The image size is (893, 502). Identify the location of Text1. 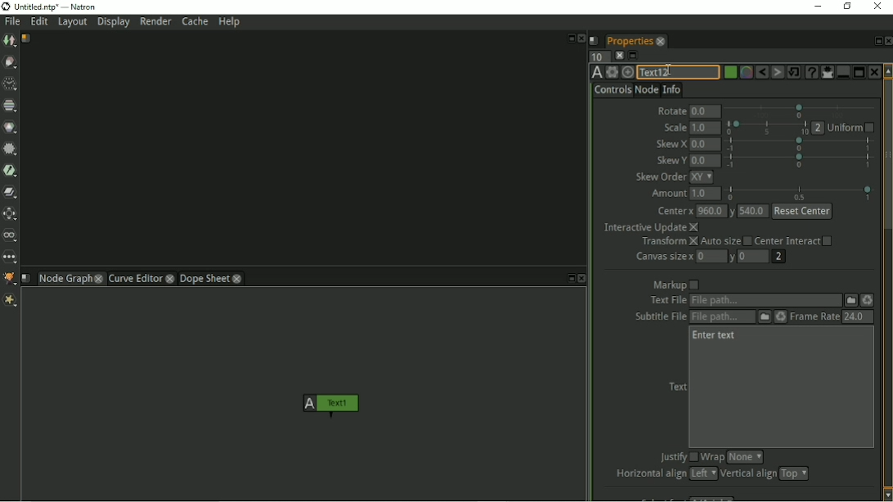
(328, 406).